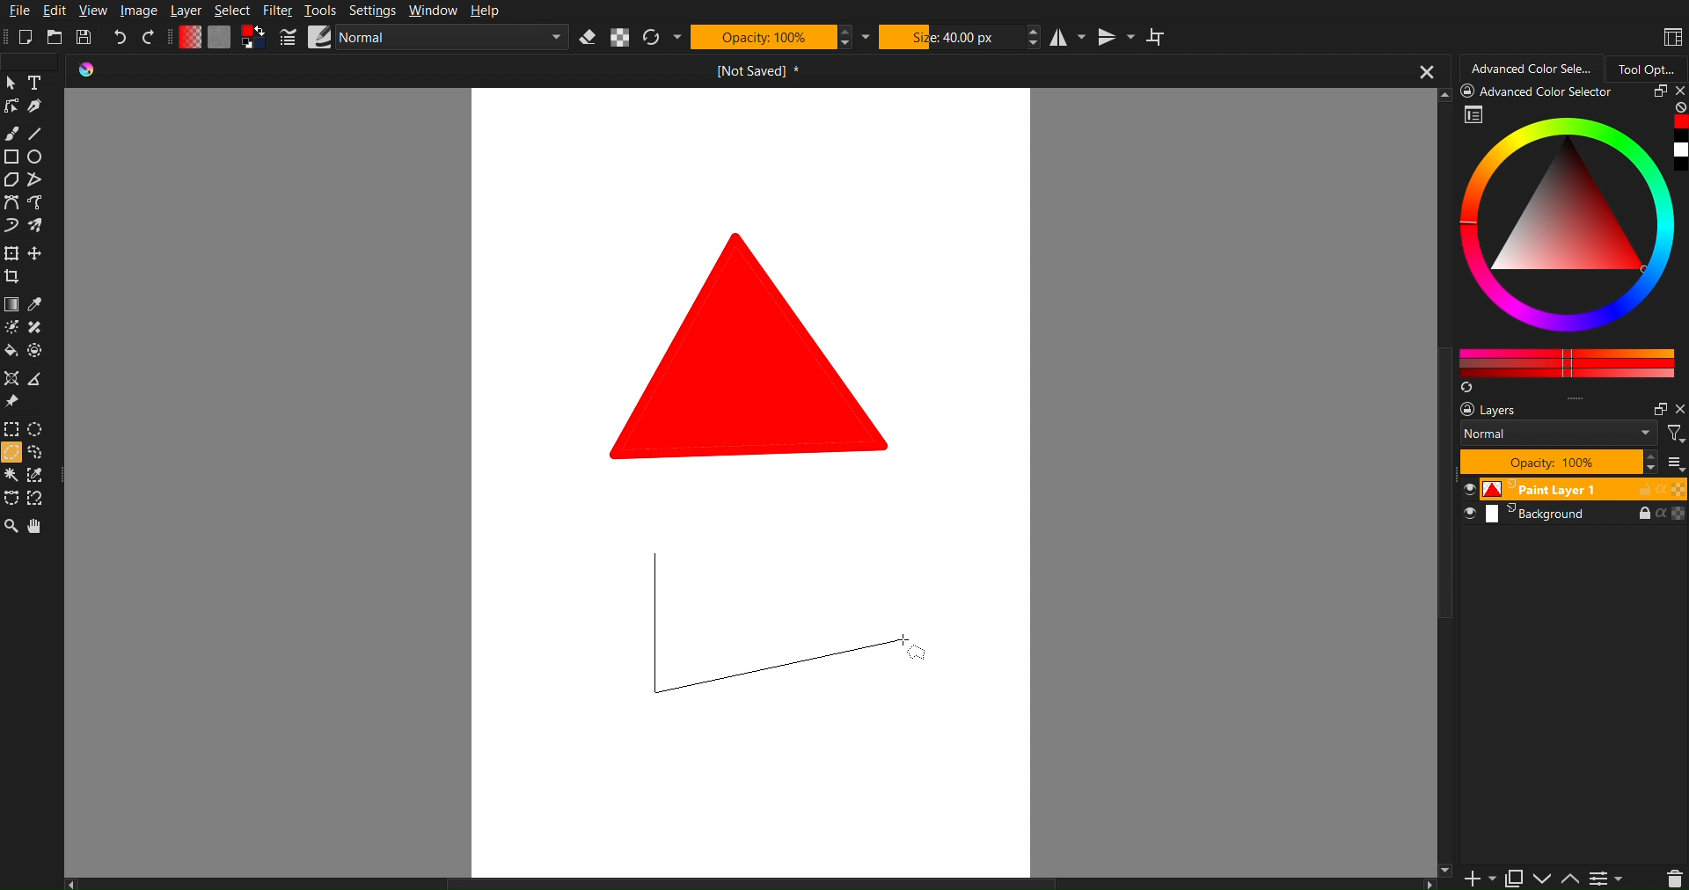 This screenshot has height=890, width=1689. What do you see at coordinates (11, 429) in the screenshot?
I see `Selection square` at bounding box center [11, 429].